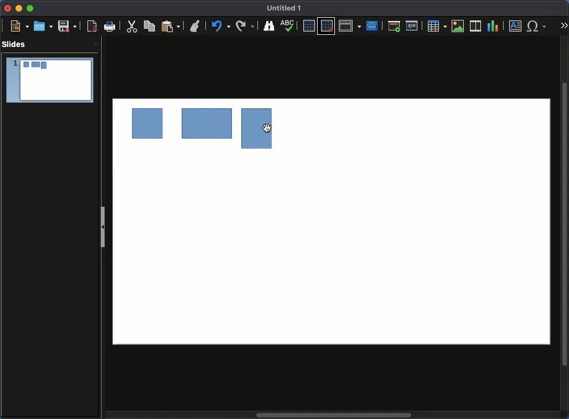 This screenshot has height=419, width=569. I want to click on Maximize, so click(31, 8).